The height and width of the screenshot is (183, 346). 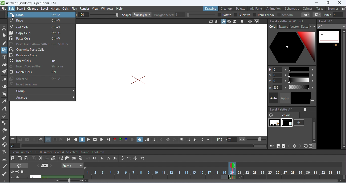 I want to click on vector, so click(x=295, y=26).